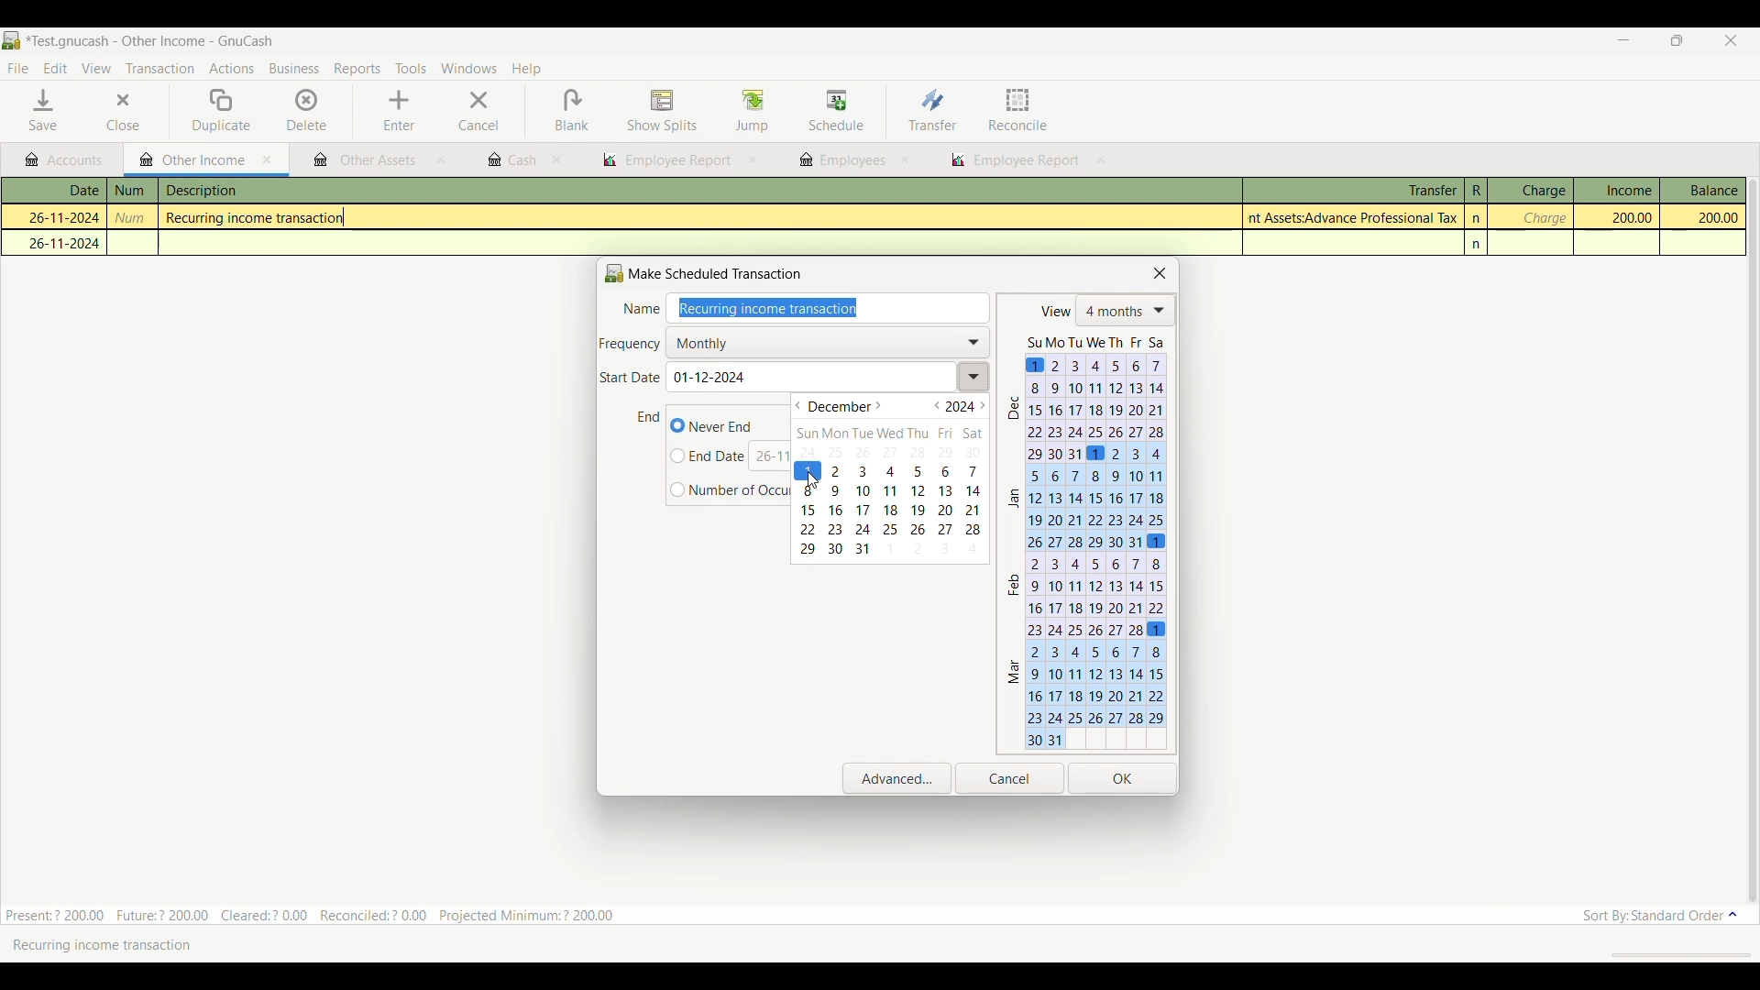 Image resolution: width=1760 pixels, height=990 pixels. I want to click on Current tab highlight, so click(187, 159).